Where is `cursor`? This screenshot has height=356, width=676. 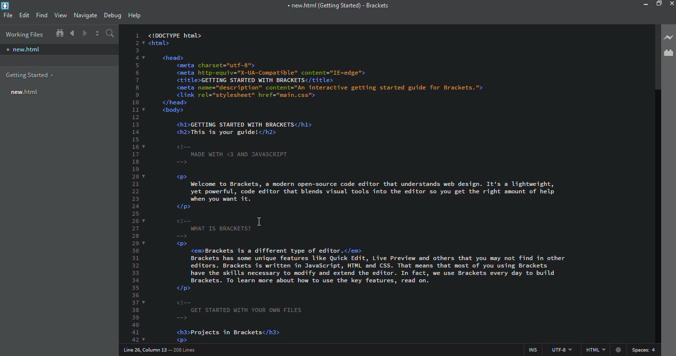 cursor is located at coordinates (260, 222).